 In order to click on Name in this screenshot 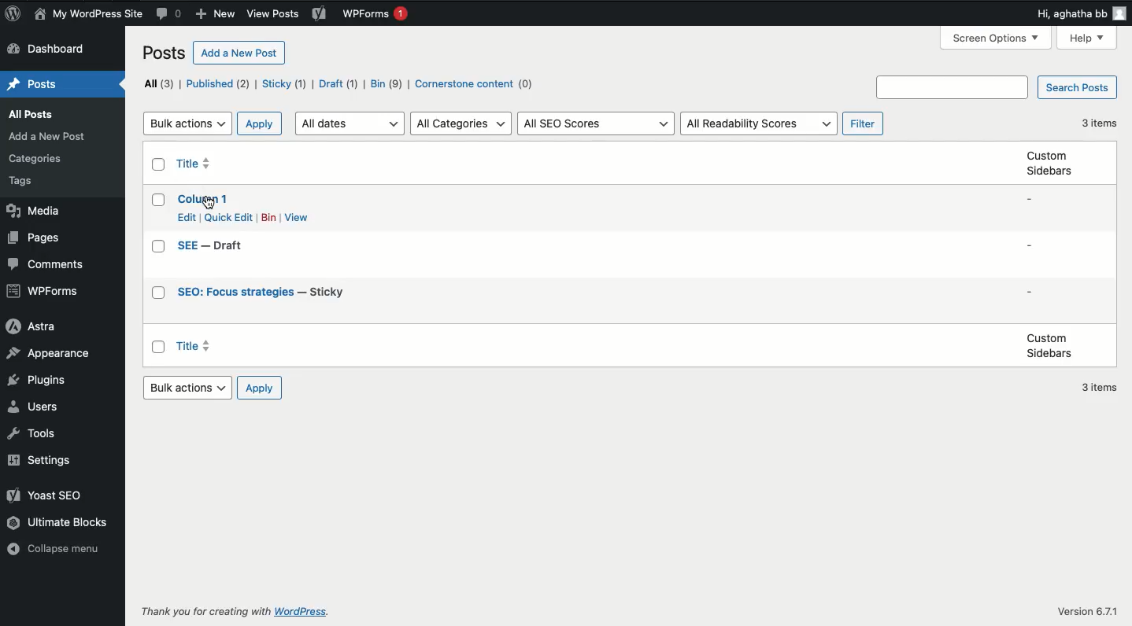, I will do `click(88, 14)`.